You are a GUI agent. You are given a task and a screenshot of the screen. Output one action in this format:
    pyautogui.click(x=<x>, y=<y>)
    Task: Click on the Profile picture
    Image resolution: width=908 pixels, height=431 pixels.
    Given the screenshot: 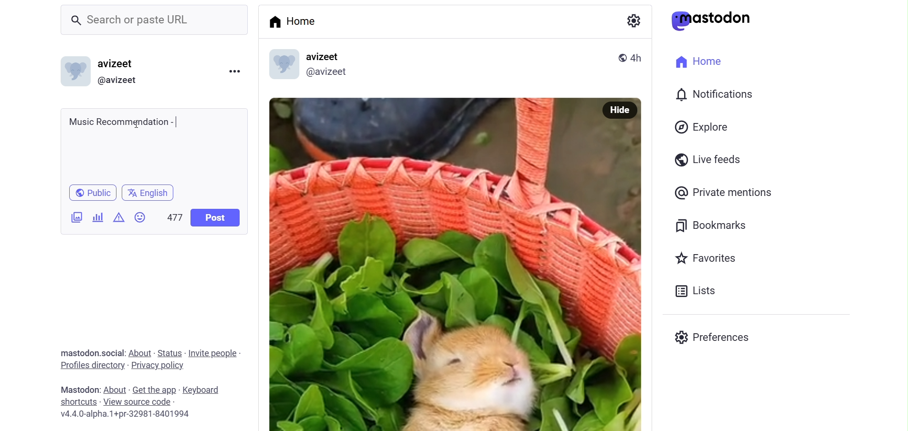 What is the action you would take?
    pyautogui.click(x=74, y=72)
    